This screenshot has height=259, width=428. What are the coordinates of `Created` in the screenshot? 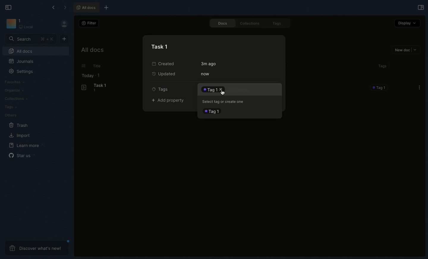 It's located at (167, 63).